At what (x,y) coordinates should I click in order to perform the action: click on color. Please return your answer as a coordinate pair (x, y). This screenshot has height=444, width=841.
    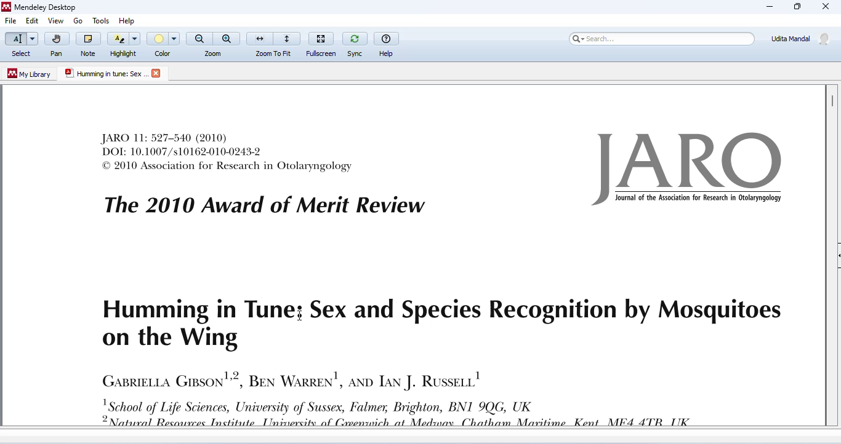
    Looking at the image, I should click on (164, 44).